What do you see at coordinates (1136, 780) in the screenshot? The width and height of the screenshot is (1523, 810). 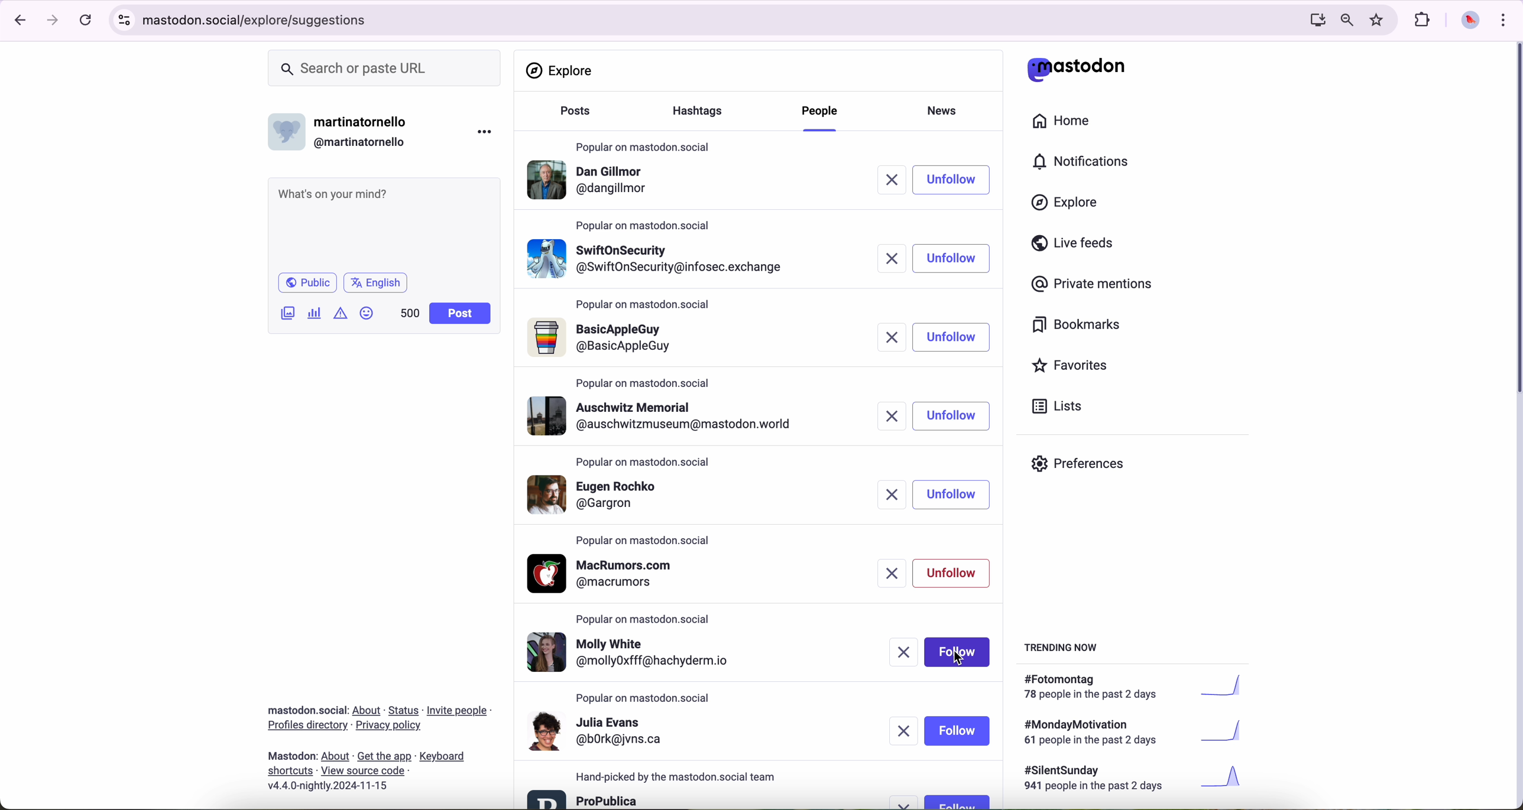 I see `#silentsunday` at bounding box center [1136, 780].